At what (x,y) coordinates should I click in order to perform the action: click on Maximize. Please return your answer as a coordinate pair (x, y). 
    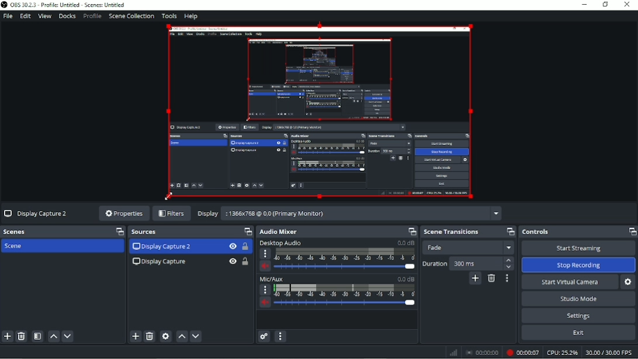
    Looking at the image, I should click on (117, 232).